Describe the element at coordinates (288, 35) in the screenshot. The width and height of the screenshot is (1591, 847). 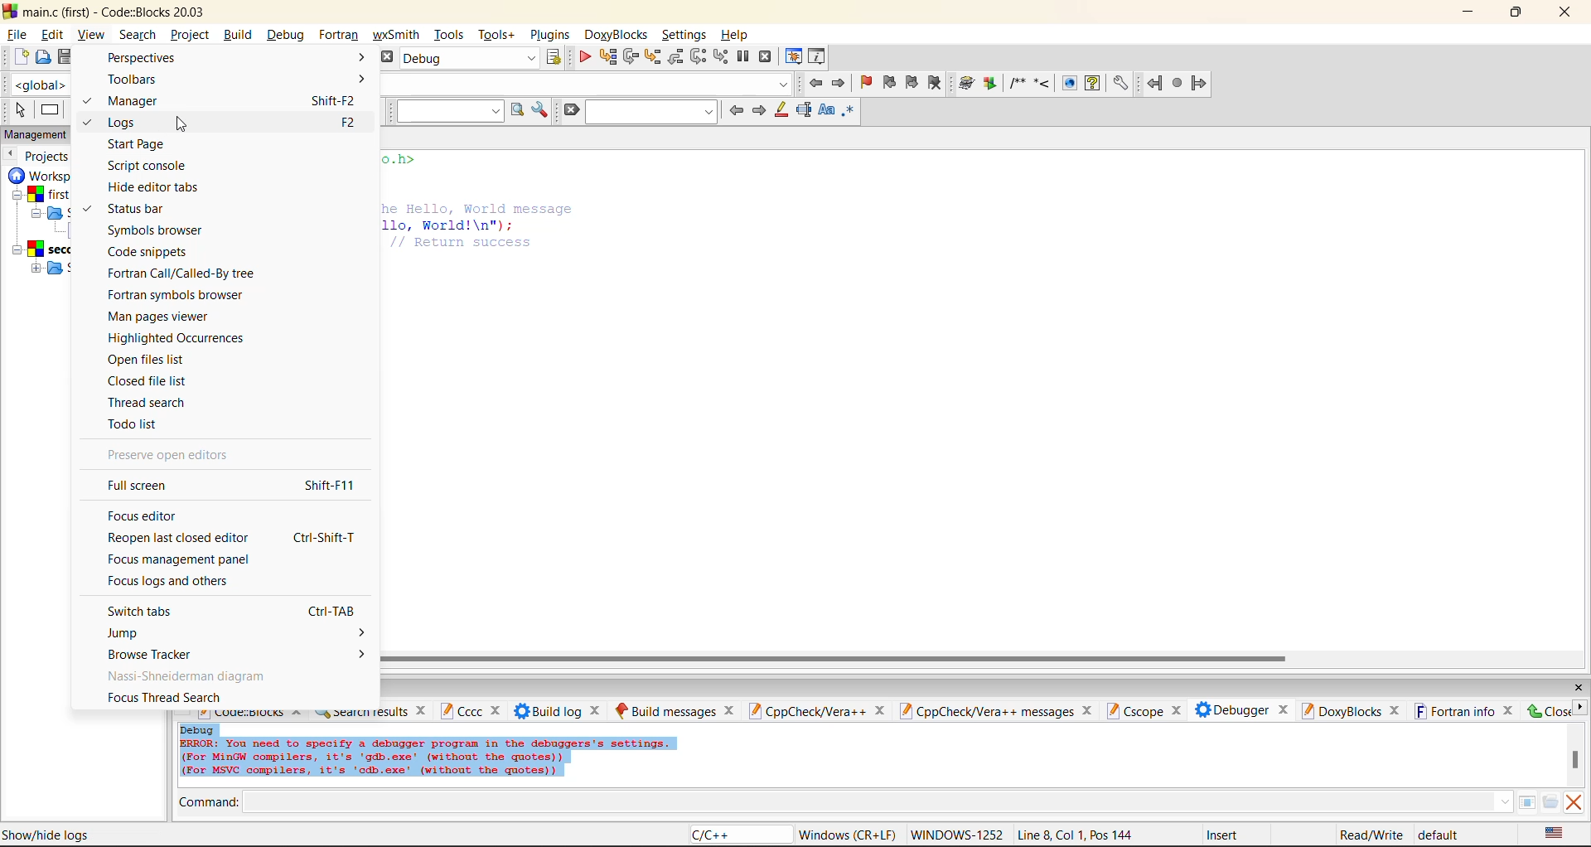
I see `debug` at that location.